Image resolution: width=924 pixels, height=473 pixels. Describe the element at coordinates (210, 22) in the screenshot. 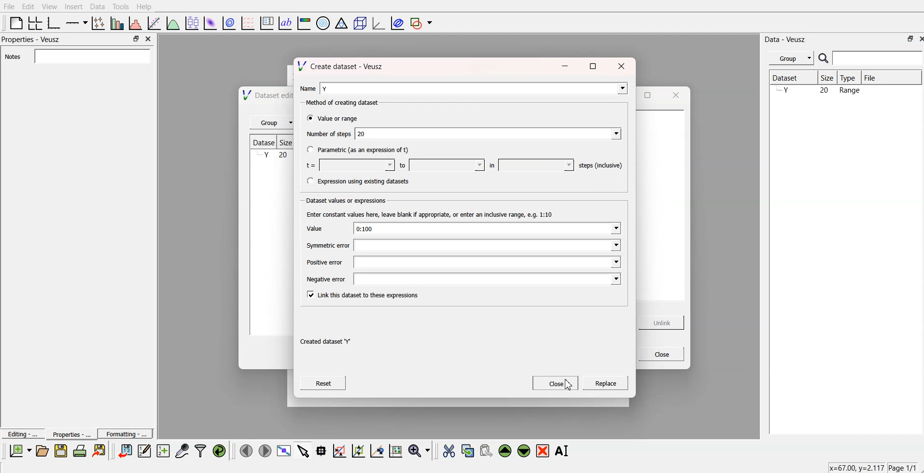

I see `plot a 2d dataset as an` at that location.